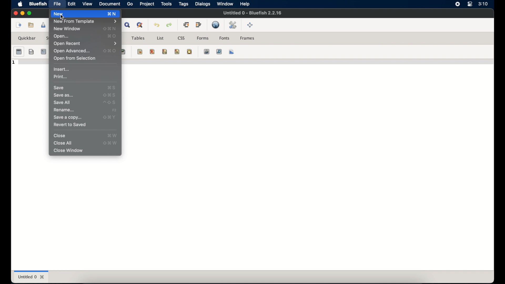 The image size is (505, 284). I want to click on save, so click(59, 88).